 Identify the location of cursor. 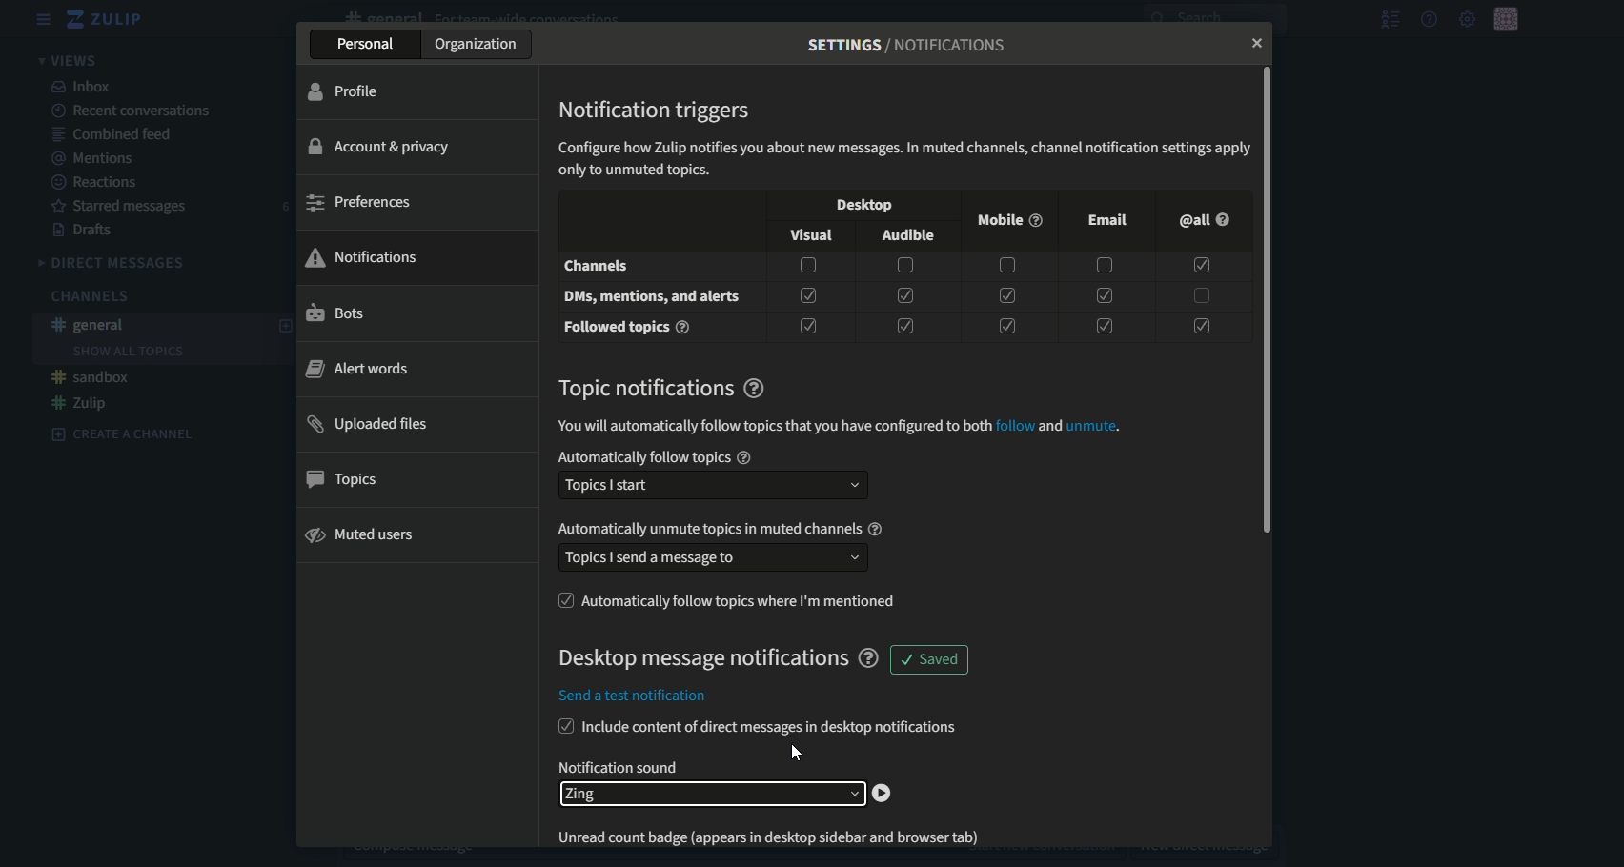
(797, 752).